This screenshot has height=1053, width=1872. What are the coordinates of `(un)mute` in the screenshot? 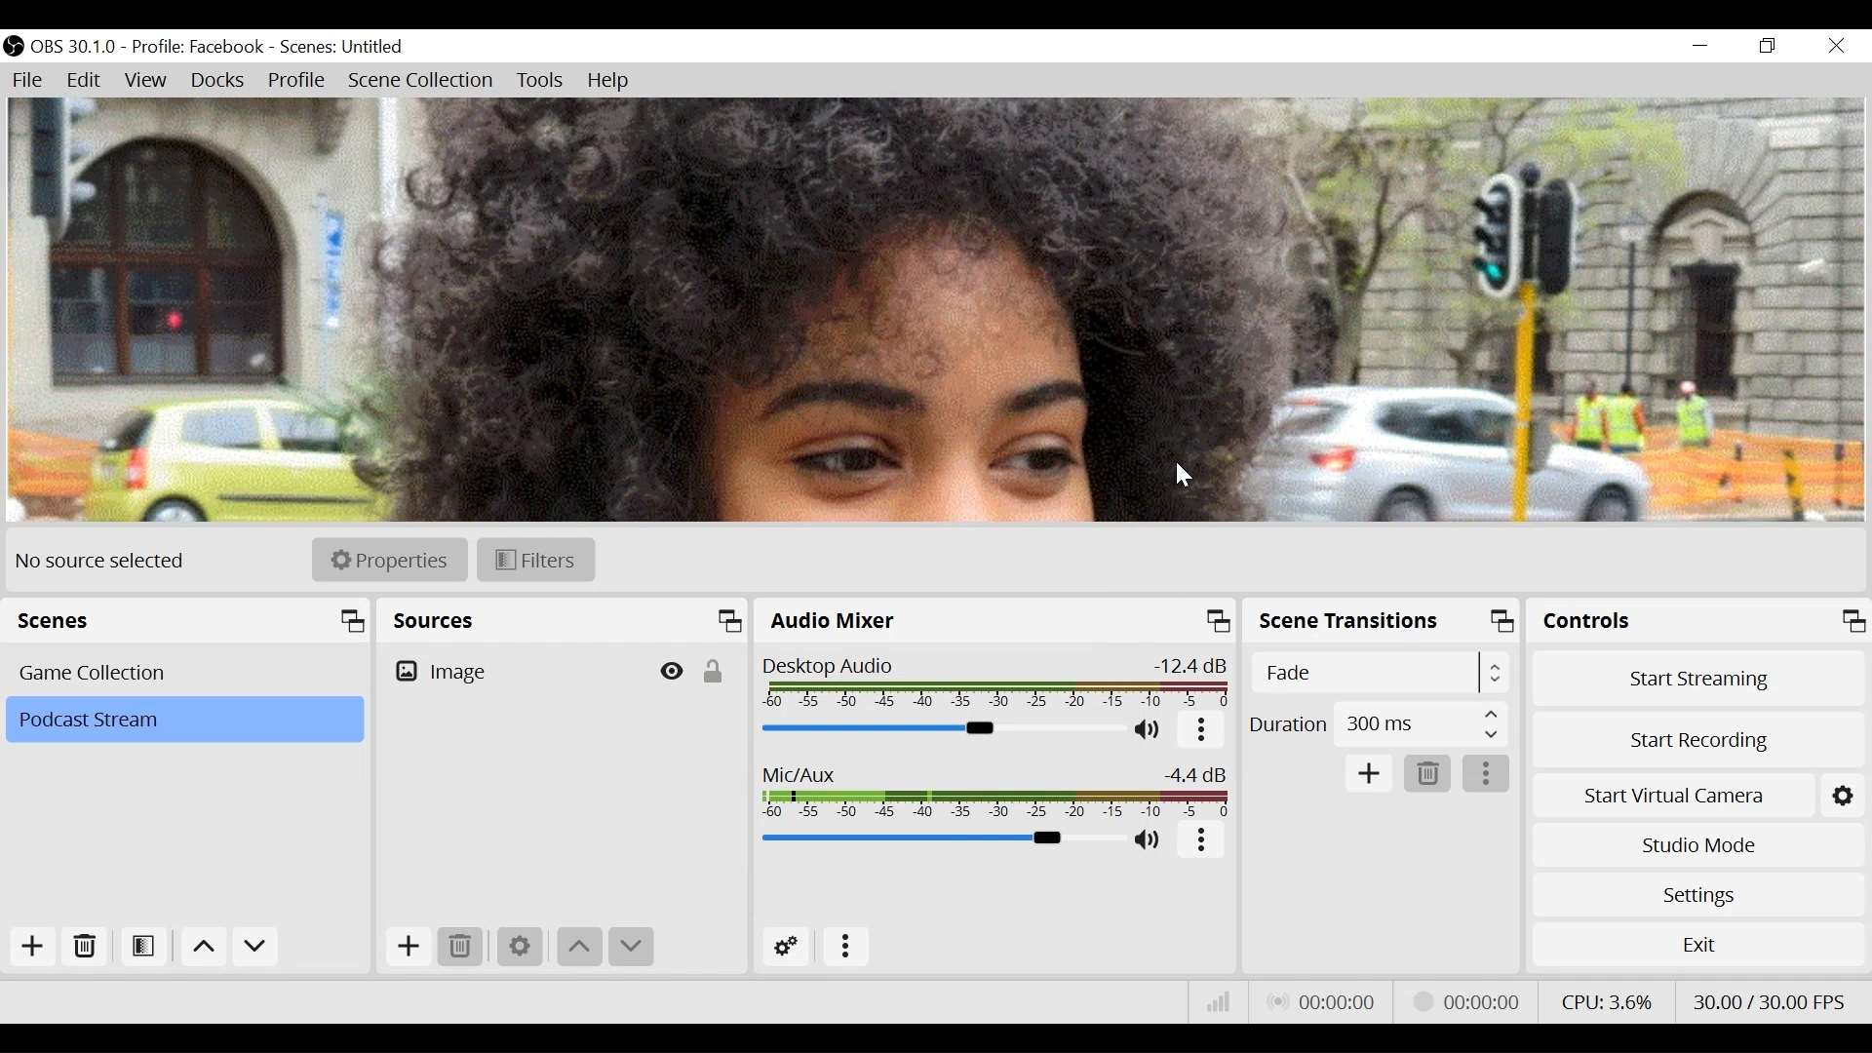 It's located at (1150, 840).